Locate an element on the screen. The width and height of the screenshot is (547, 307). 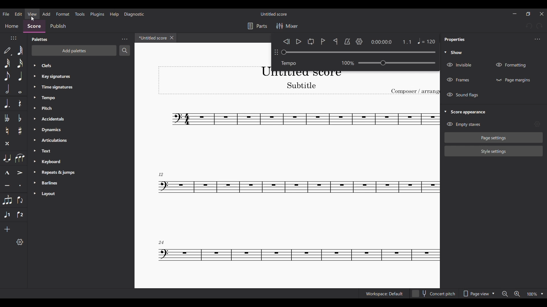
Whole note is located at coordinates (20, 89).